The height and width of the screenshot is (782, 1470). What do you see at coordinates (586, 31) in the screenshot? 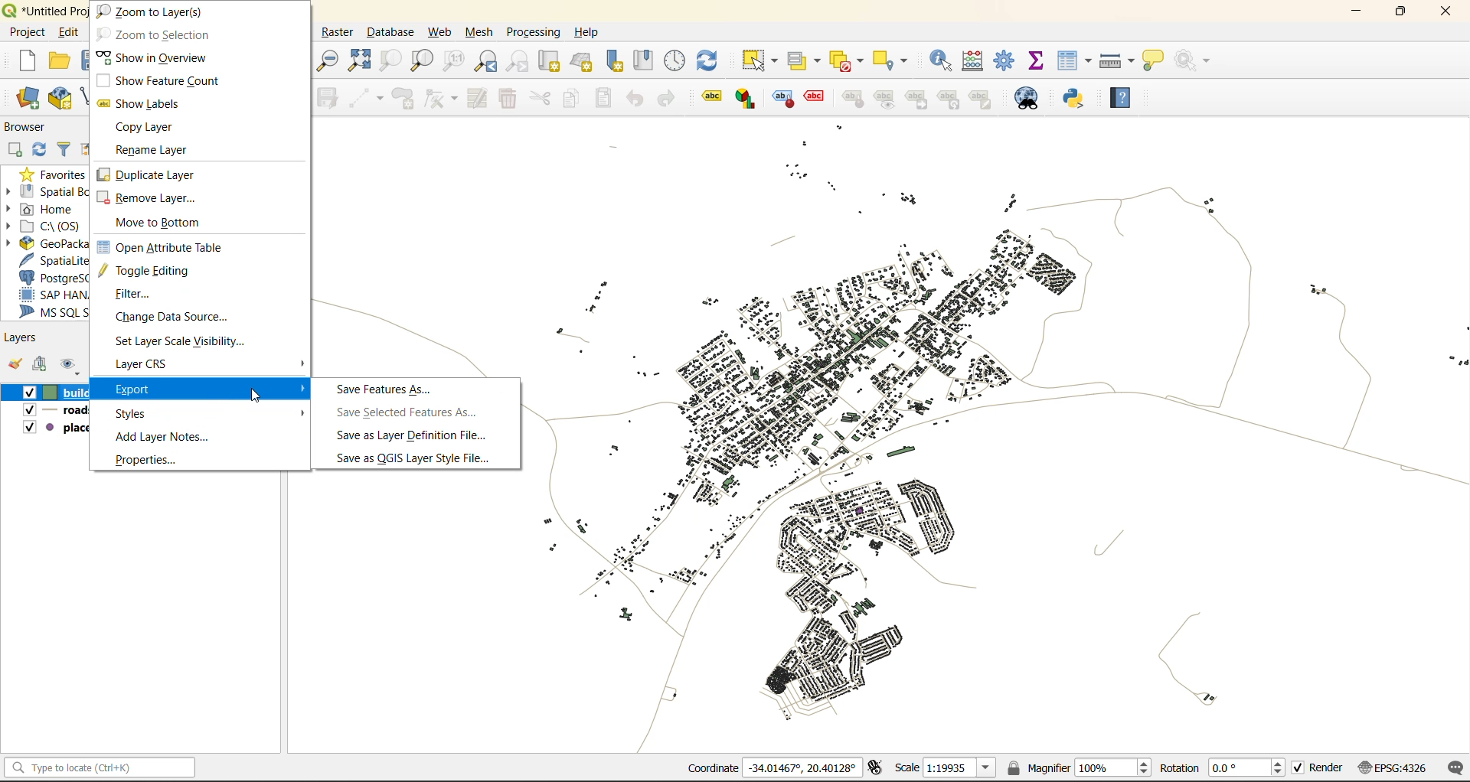
I see `help` at bounding box center [586, 31].